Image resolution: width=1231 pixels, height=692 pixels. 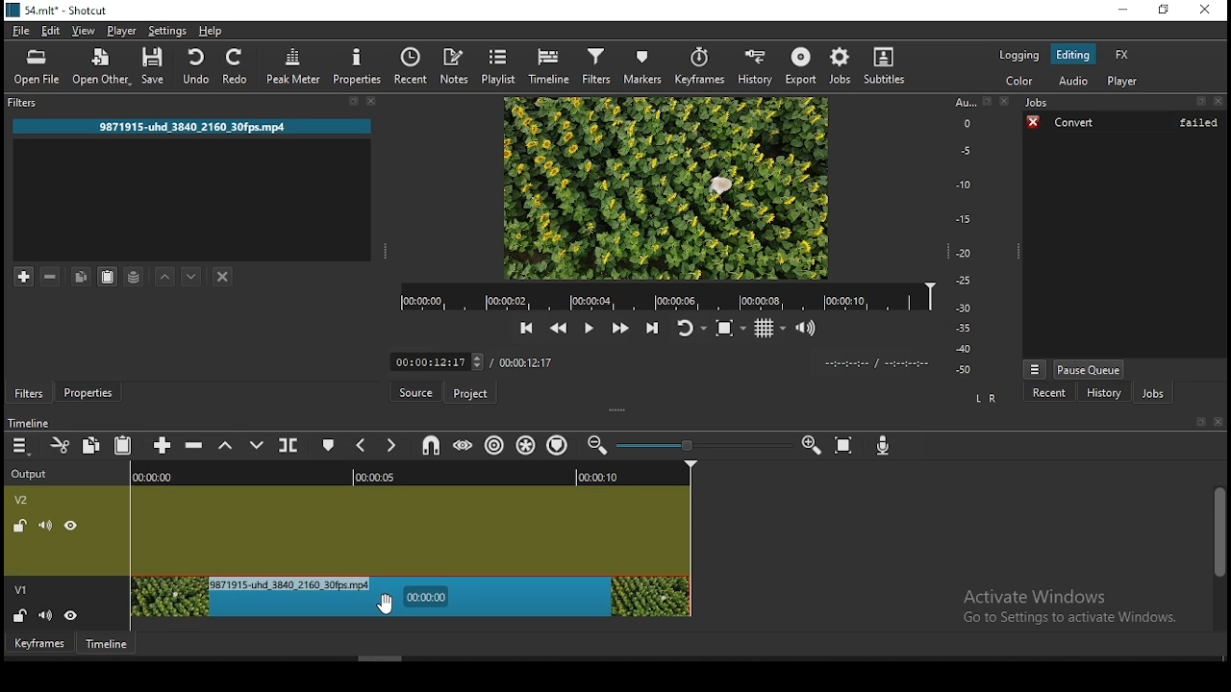 I want to click on save, so click(x=154, y=67).